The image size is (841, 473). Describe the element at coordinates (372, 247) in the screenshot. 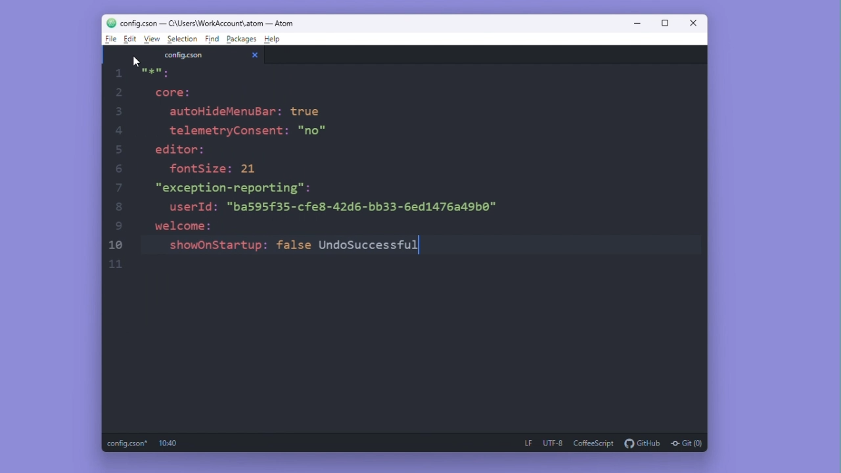

I see `unsuccessful` at that location.